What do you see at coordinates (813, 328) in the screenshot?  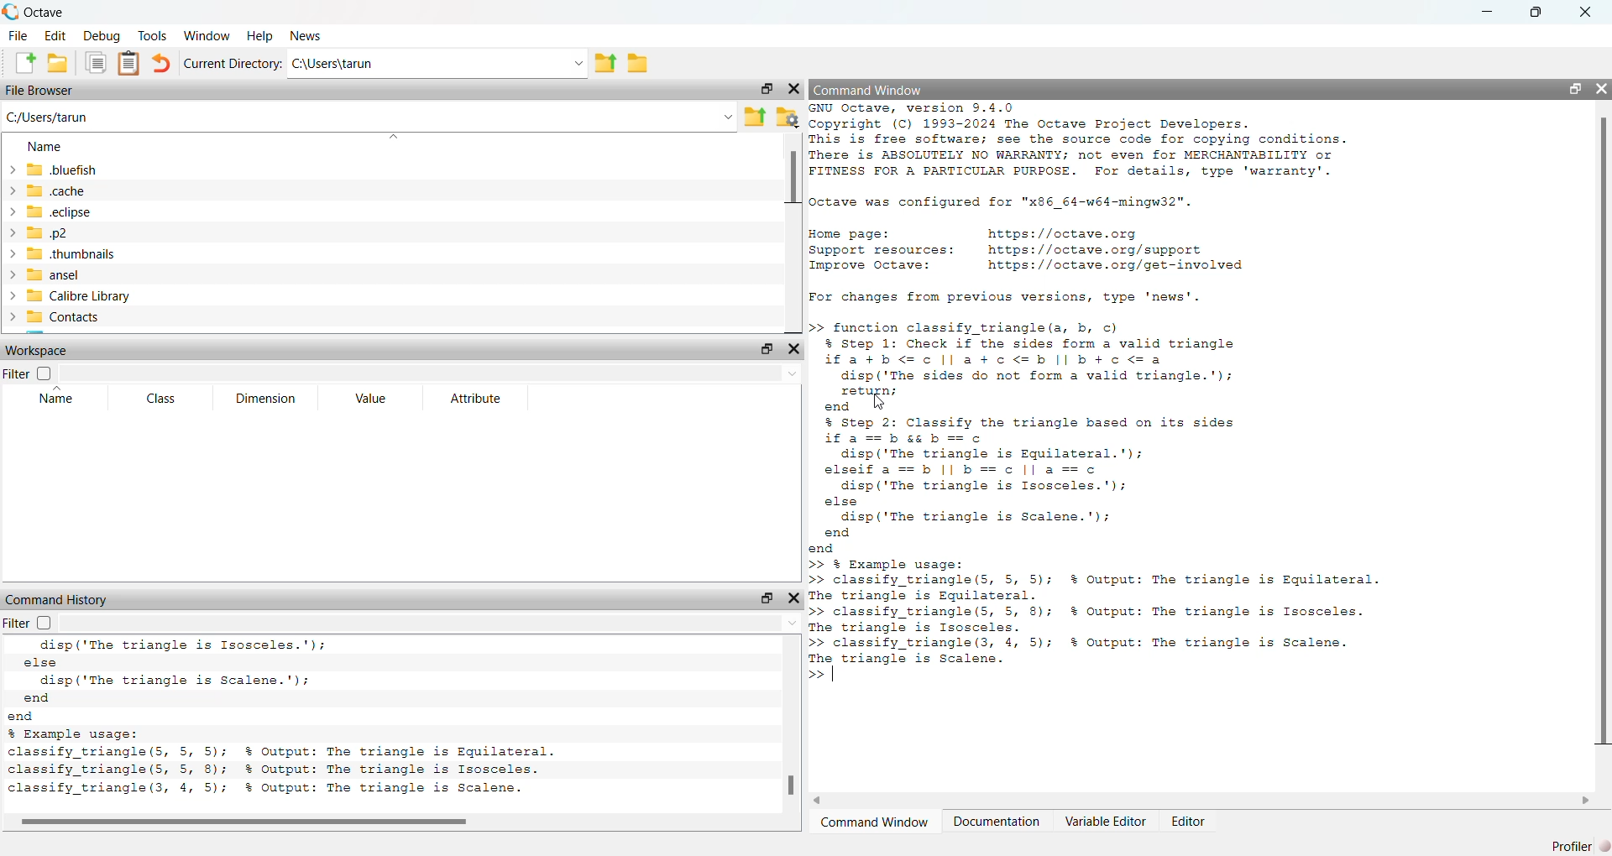 I see `prompt cursor` at bounding box center [813, 328].